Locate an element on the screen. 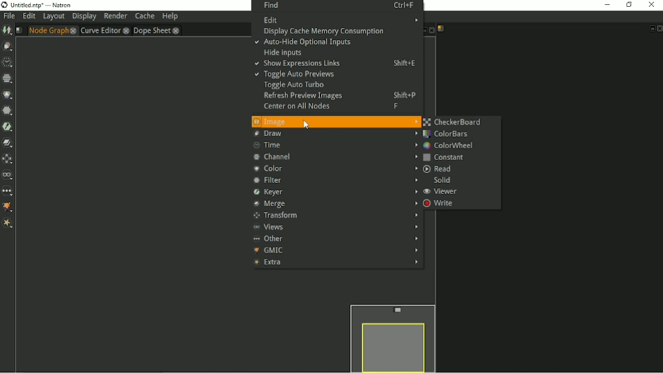  Filter  is located at coordinates (335, 180).